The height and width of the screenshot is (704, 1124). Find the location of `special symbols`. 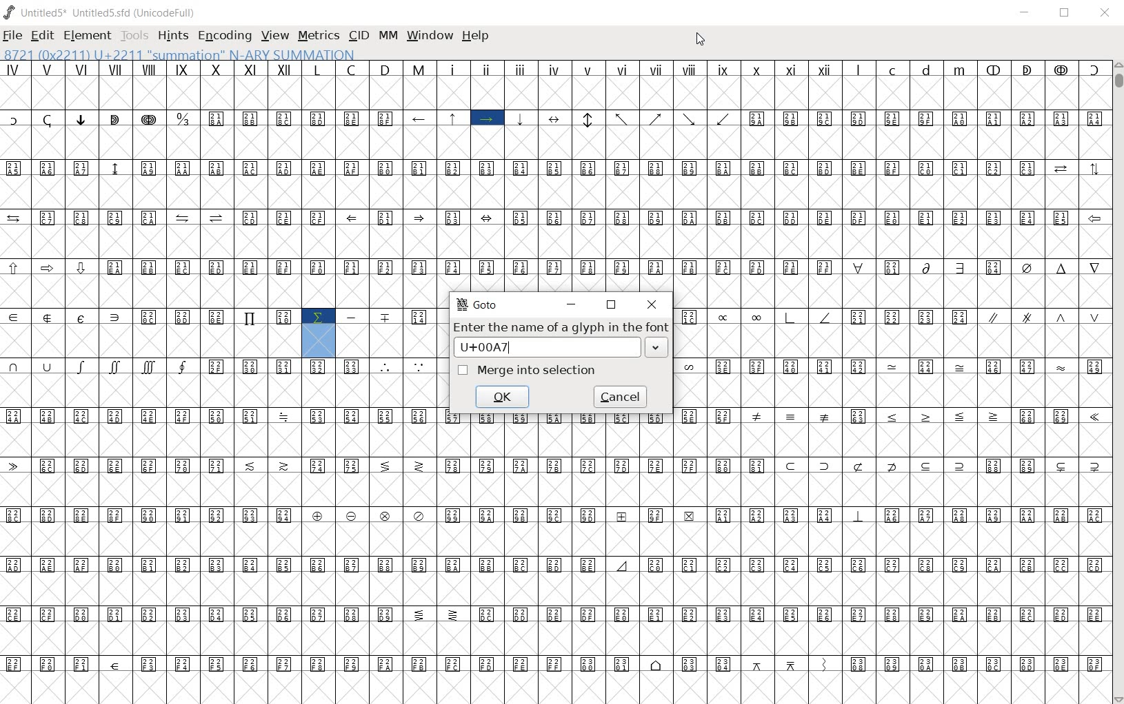

special symbols is located at coordinates (390, 315).